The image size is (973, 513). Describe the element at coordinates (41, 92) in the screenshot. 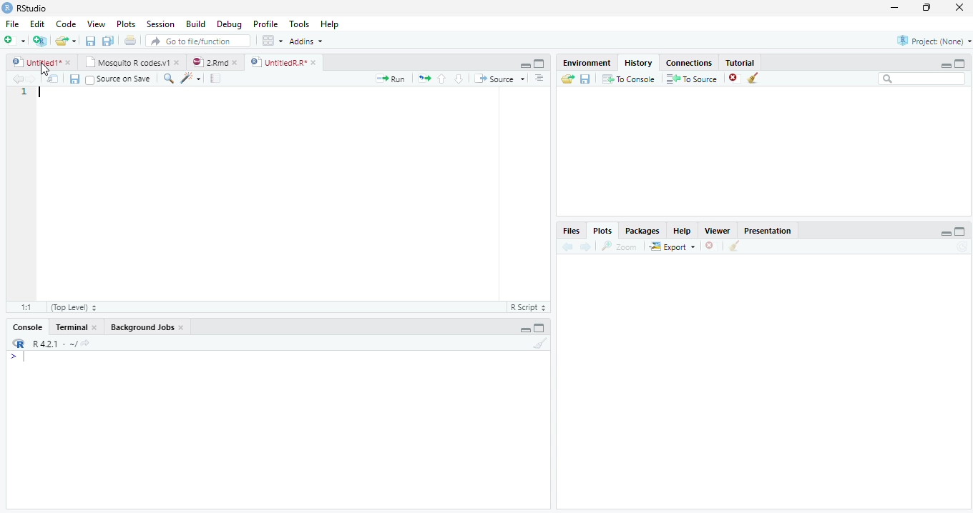

I see `Cursor` at that location.